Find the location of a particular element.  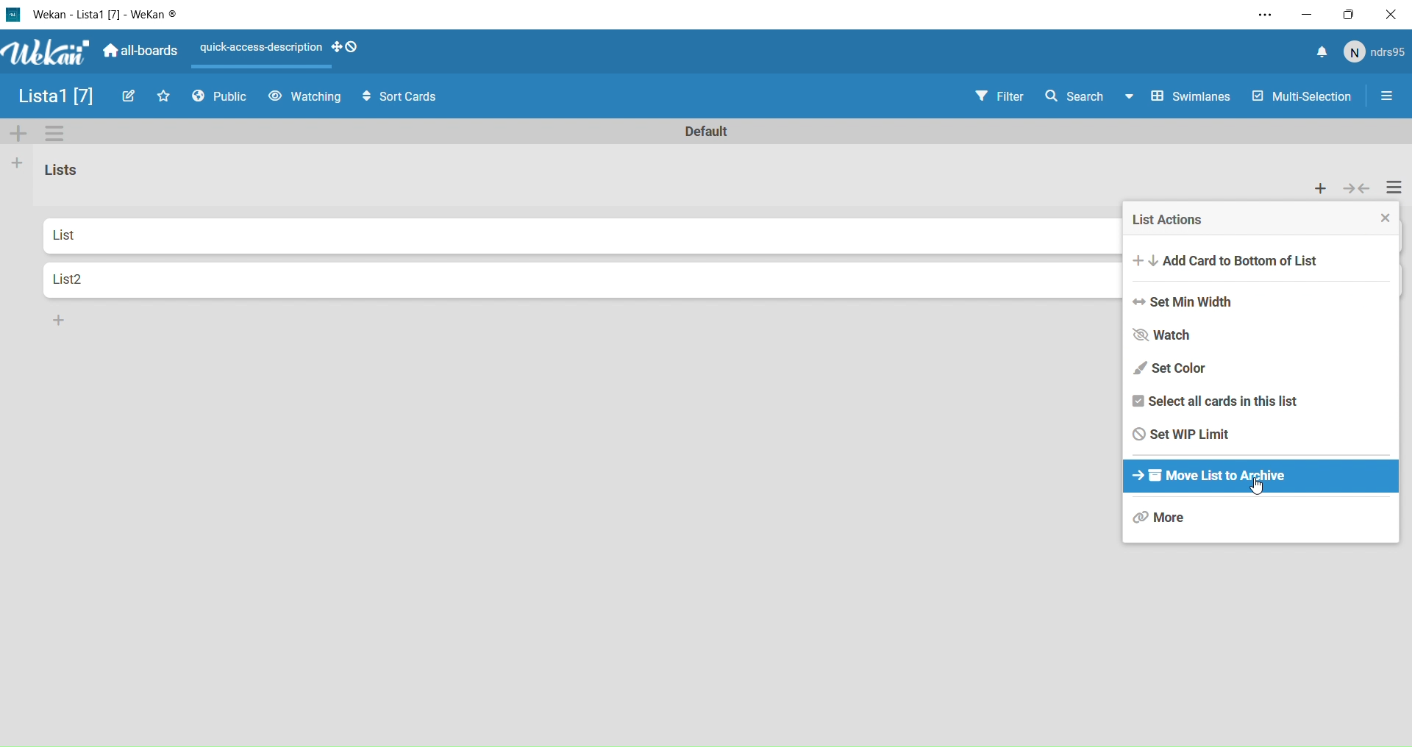

desktop drag handles is located at coordinates (346, 47).